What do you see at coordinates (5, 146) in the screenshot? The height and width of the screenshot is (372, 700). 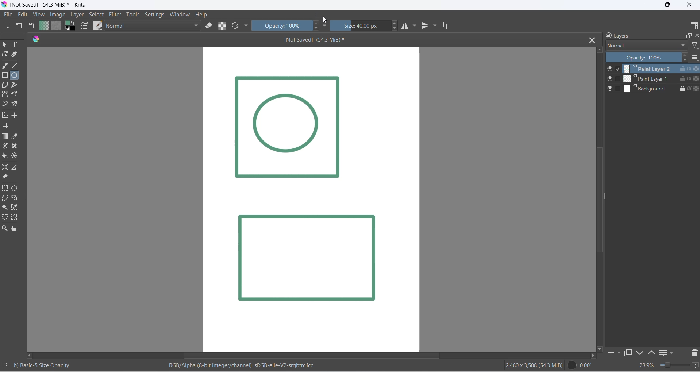 I see `mask tool` at bounding box center [5, 146].